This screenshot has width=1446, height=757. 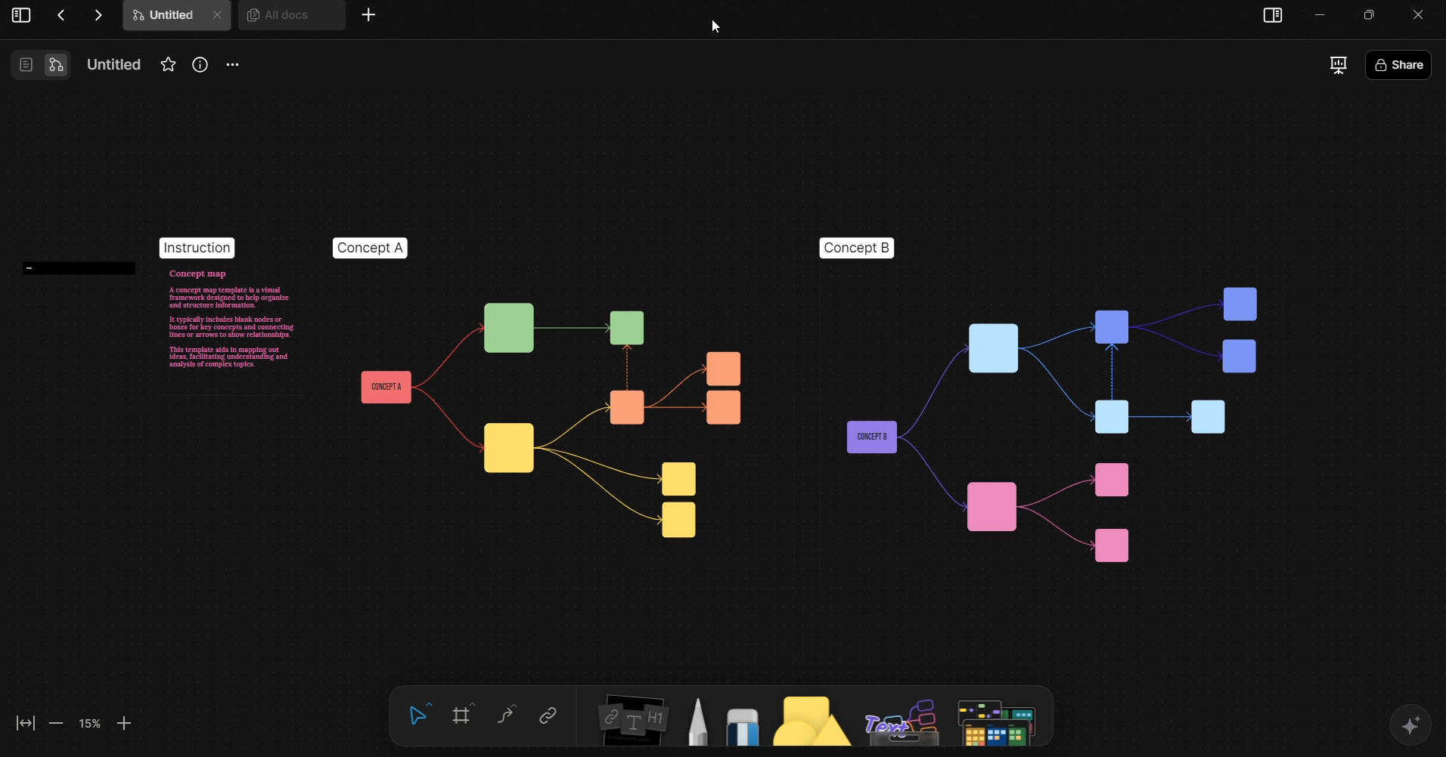 What do you see at coordinates (1432, 68) in the screenshot?
I see `Share` at bounding box center [1432, 68].